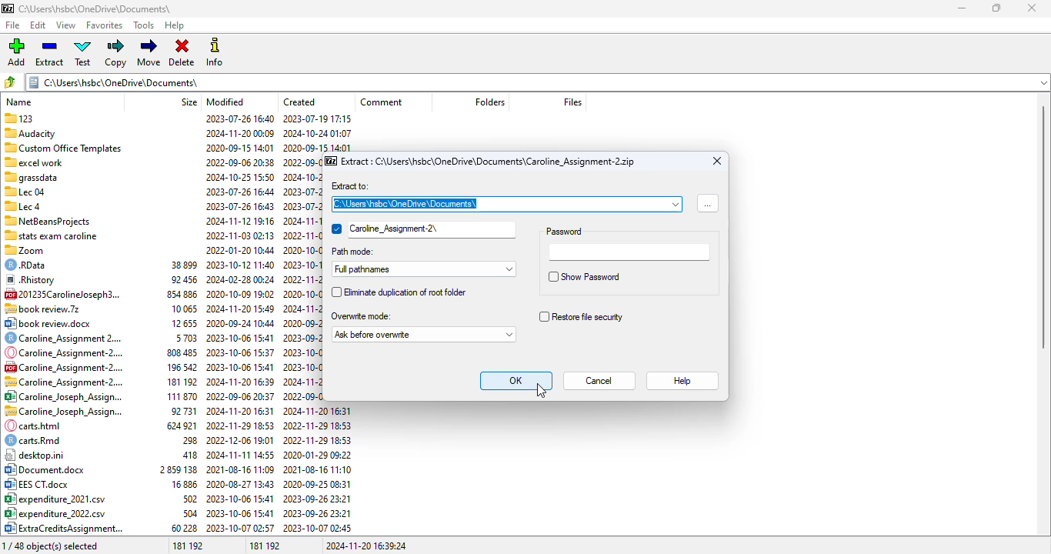 The height and width of the screenshot is (554, 1051). What do you see at coordinates (717, 161) in the screenshot?
I see `close` at bounding box center [717, 161].